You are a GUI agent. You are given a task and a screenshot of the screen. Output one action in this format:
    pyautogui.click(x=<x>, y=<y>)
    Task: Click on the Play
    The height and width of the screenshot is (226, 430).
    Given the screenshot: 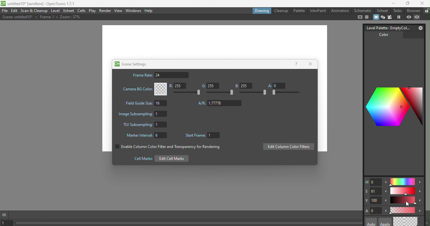 What is the action you would take?
    pyautogui.click(x=93, y=11)
    